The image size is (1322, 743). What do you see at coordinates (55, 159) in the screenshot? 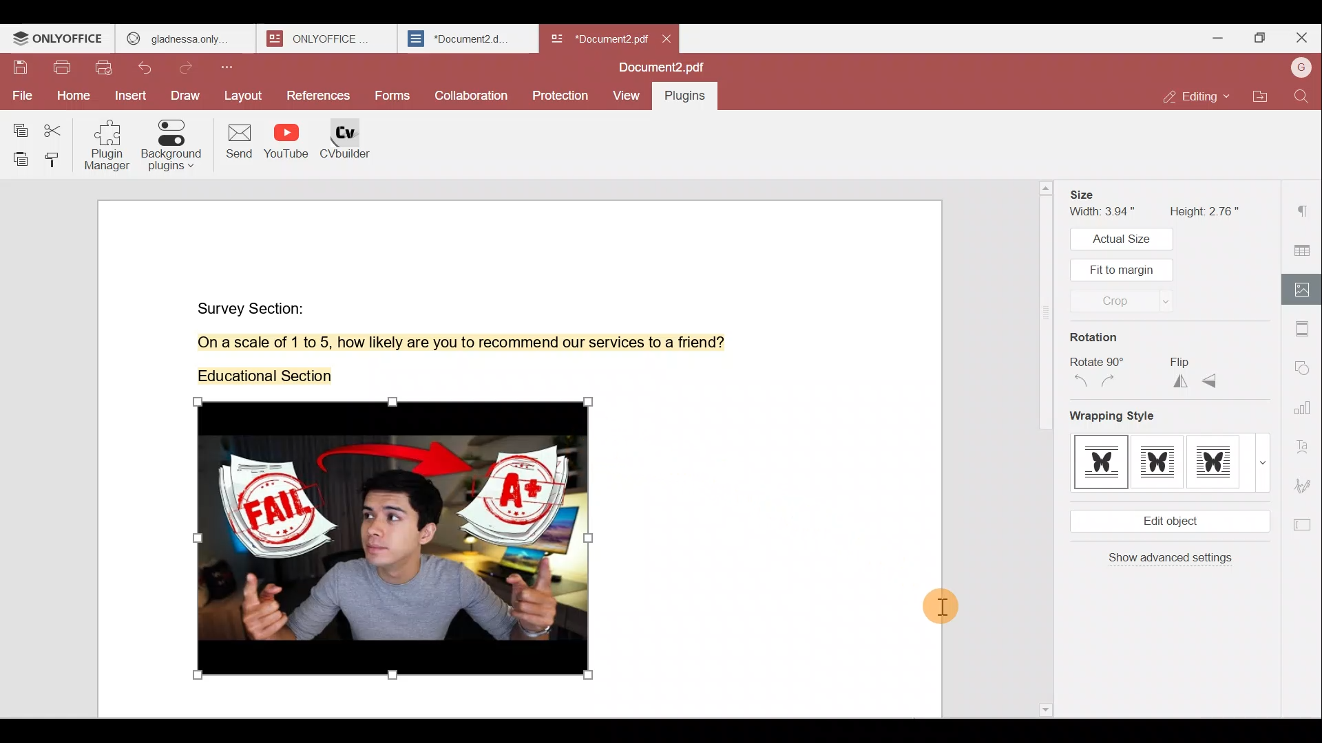
I see `Copy style` at bounding box center [55, 159].